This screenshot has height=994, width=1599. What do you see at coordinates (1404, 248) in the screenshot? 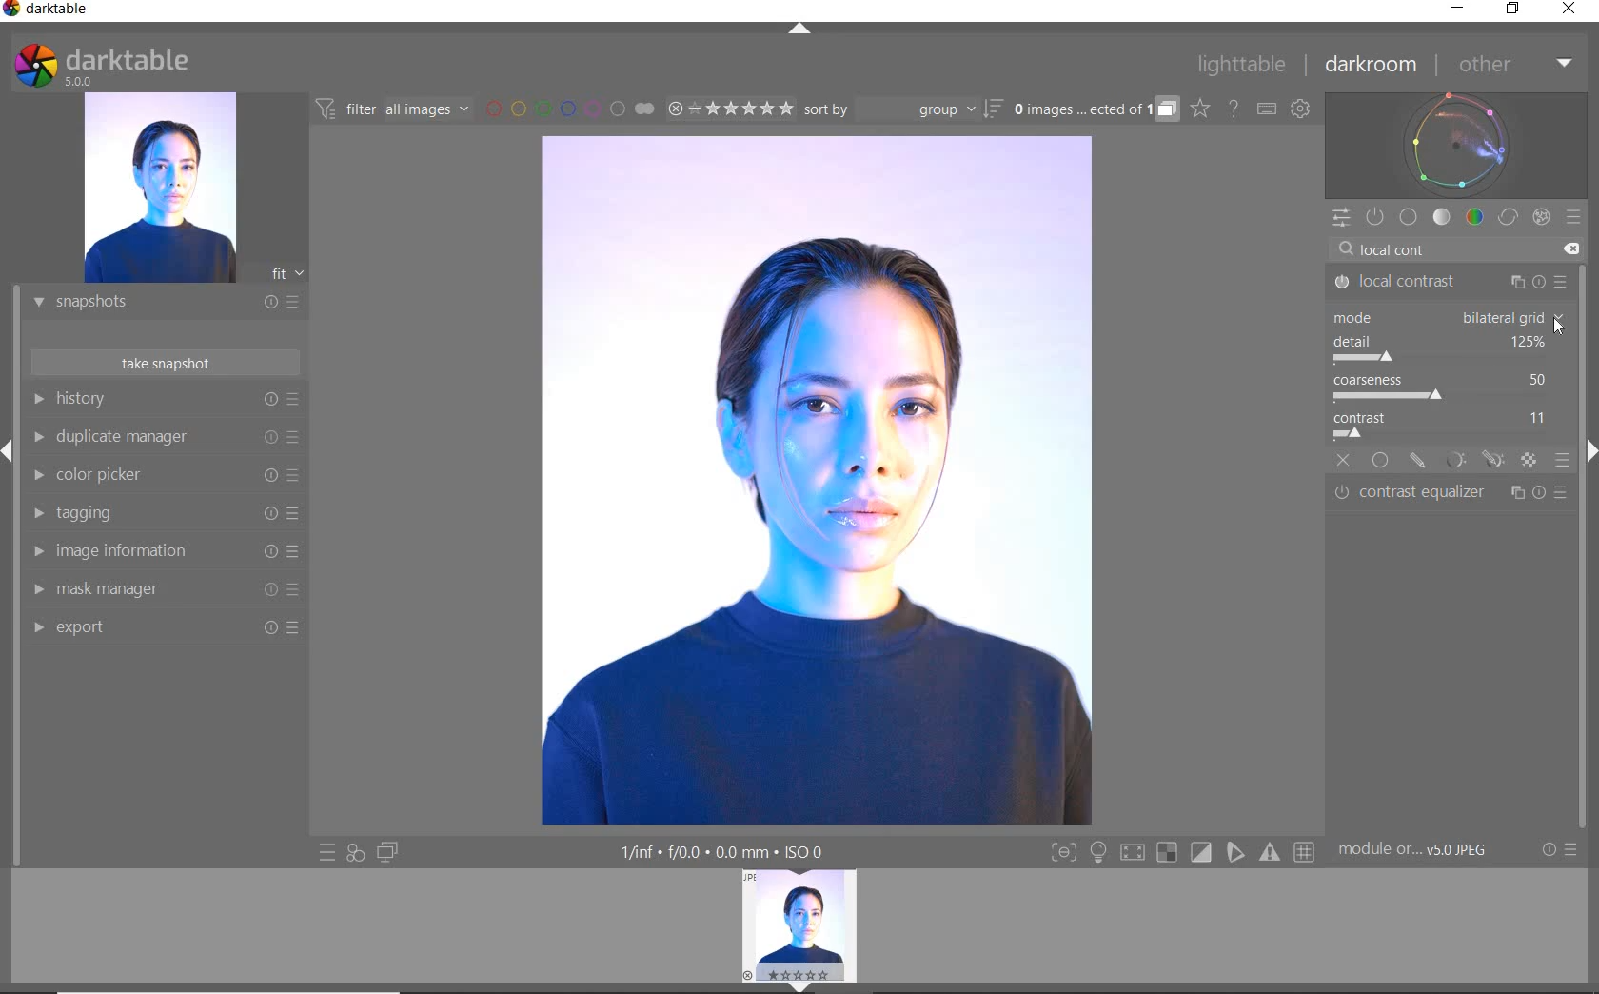
I see `INPUT VALUE` at bounding box center [1404, 248].